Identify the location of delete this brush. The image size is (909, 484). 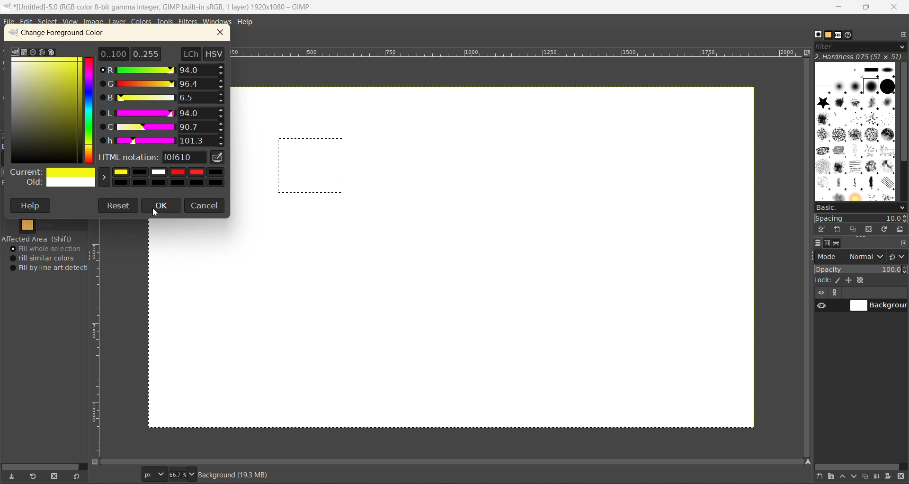
(868, 229).